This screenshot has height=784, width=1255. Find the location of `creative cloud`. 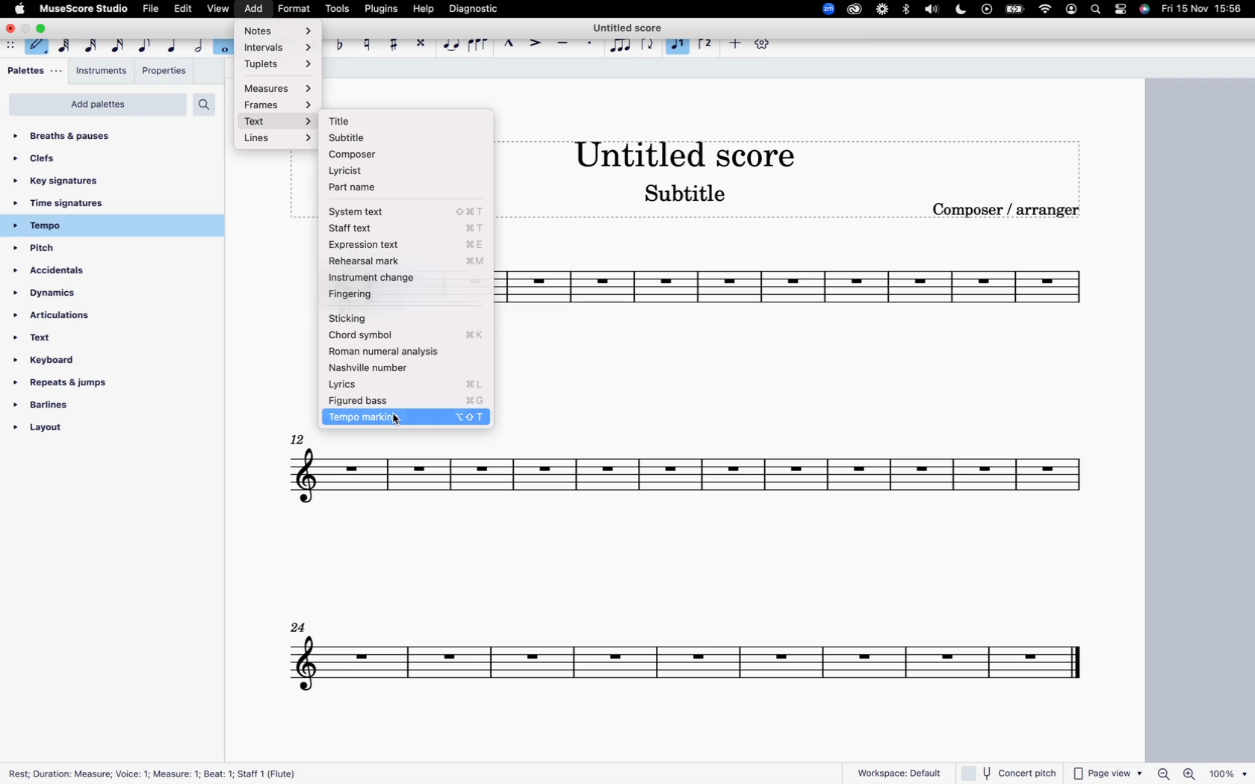

creative cloud is located at coordinates (852, 10).